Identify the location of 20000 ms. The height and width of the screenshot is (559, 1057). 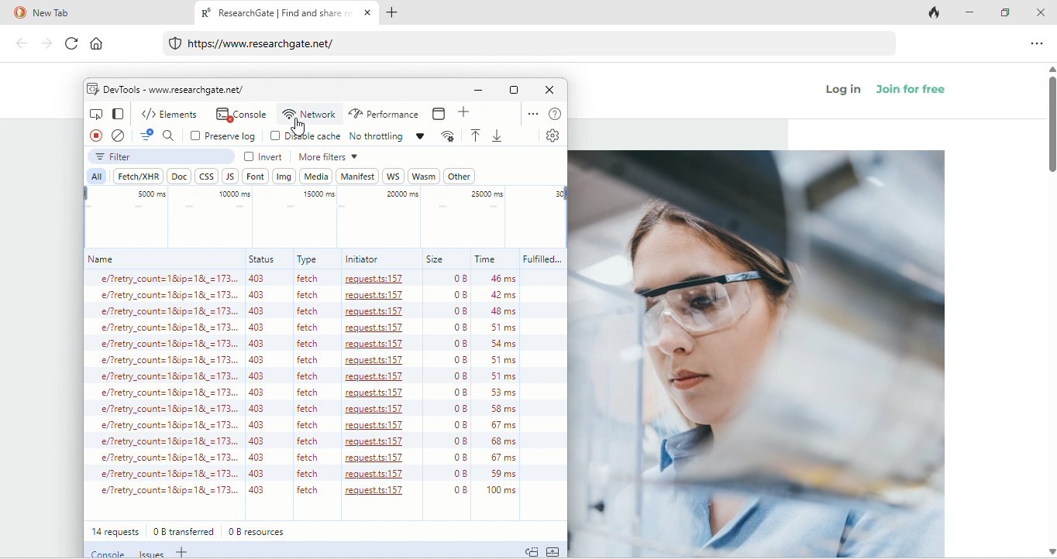
(400, 195).